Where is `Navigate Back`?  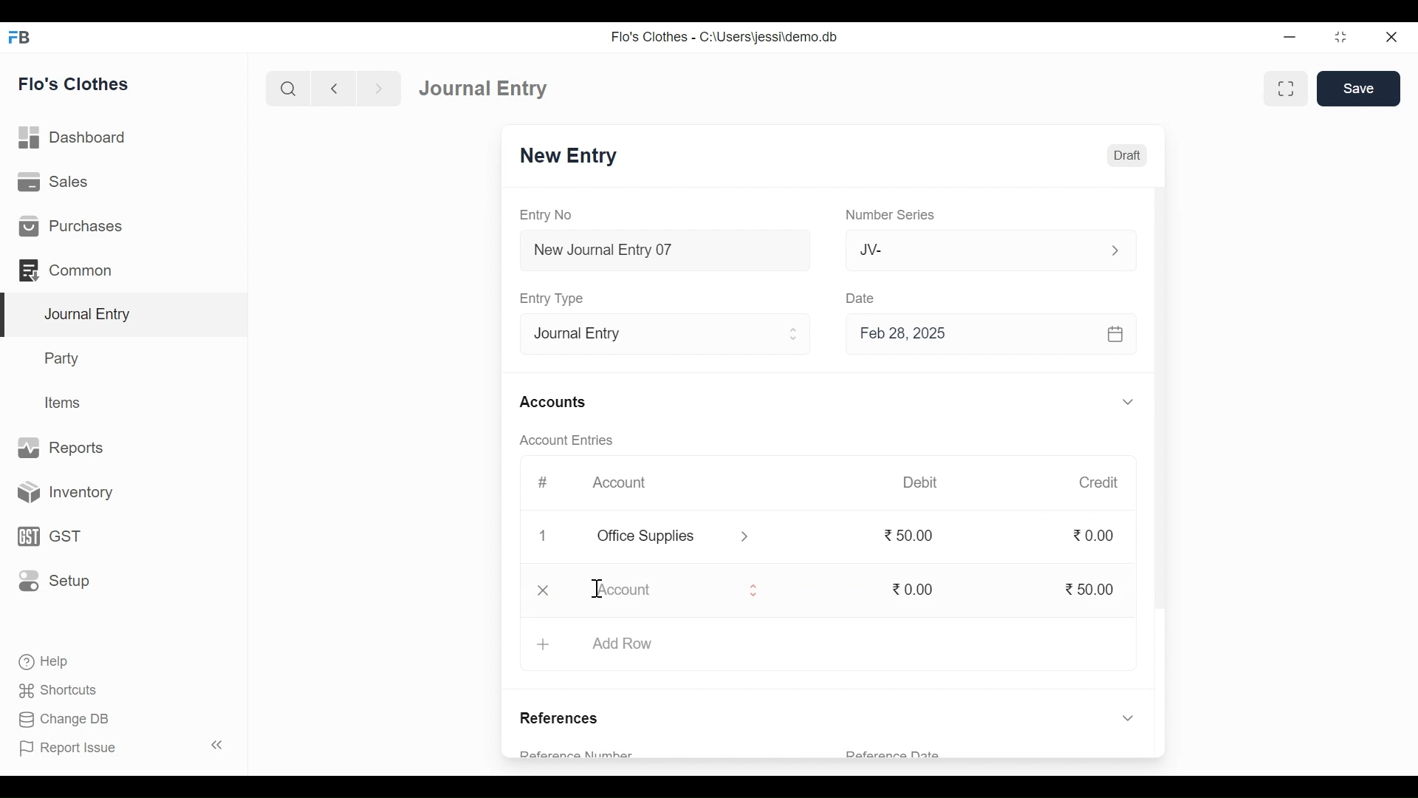 Navigate Back is located at coordinates (333, 89).